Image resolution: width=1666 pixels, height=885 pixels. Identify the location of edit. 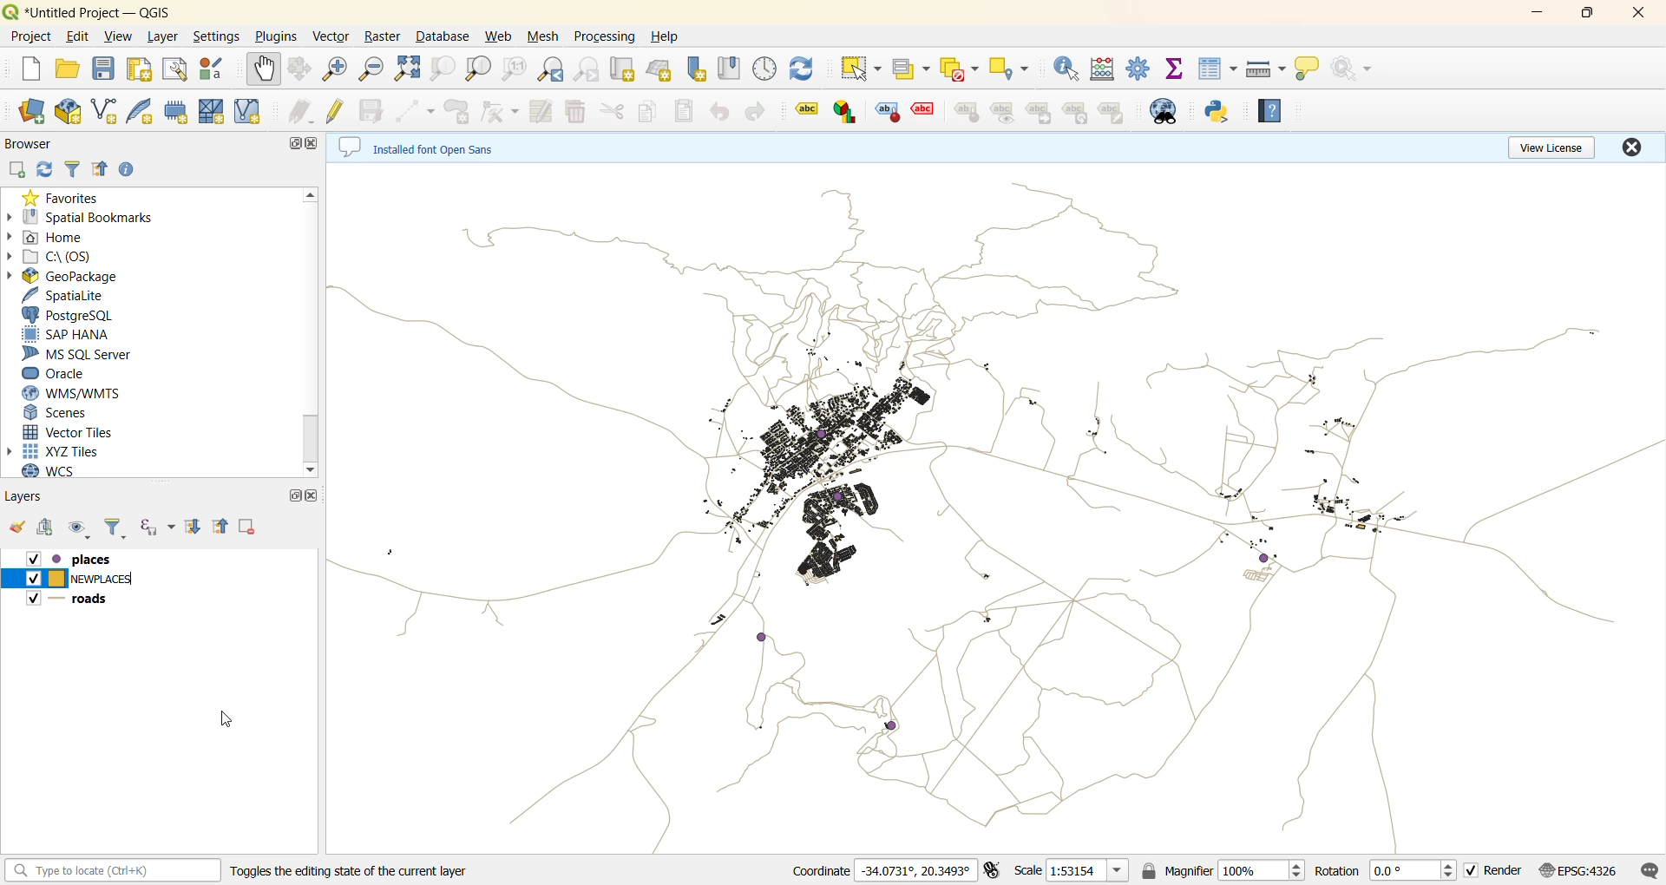
(78, 39).